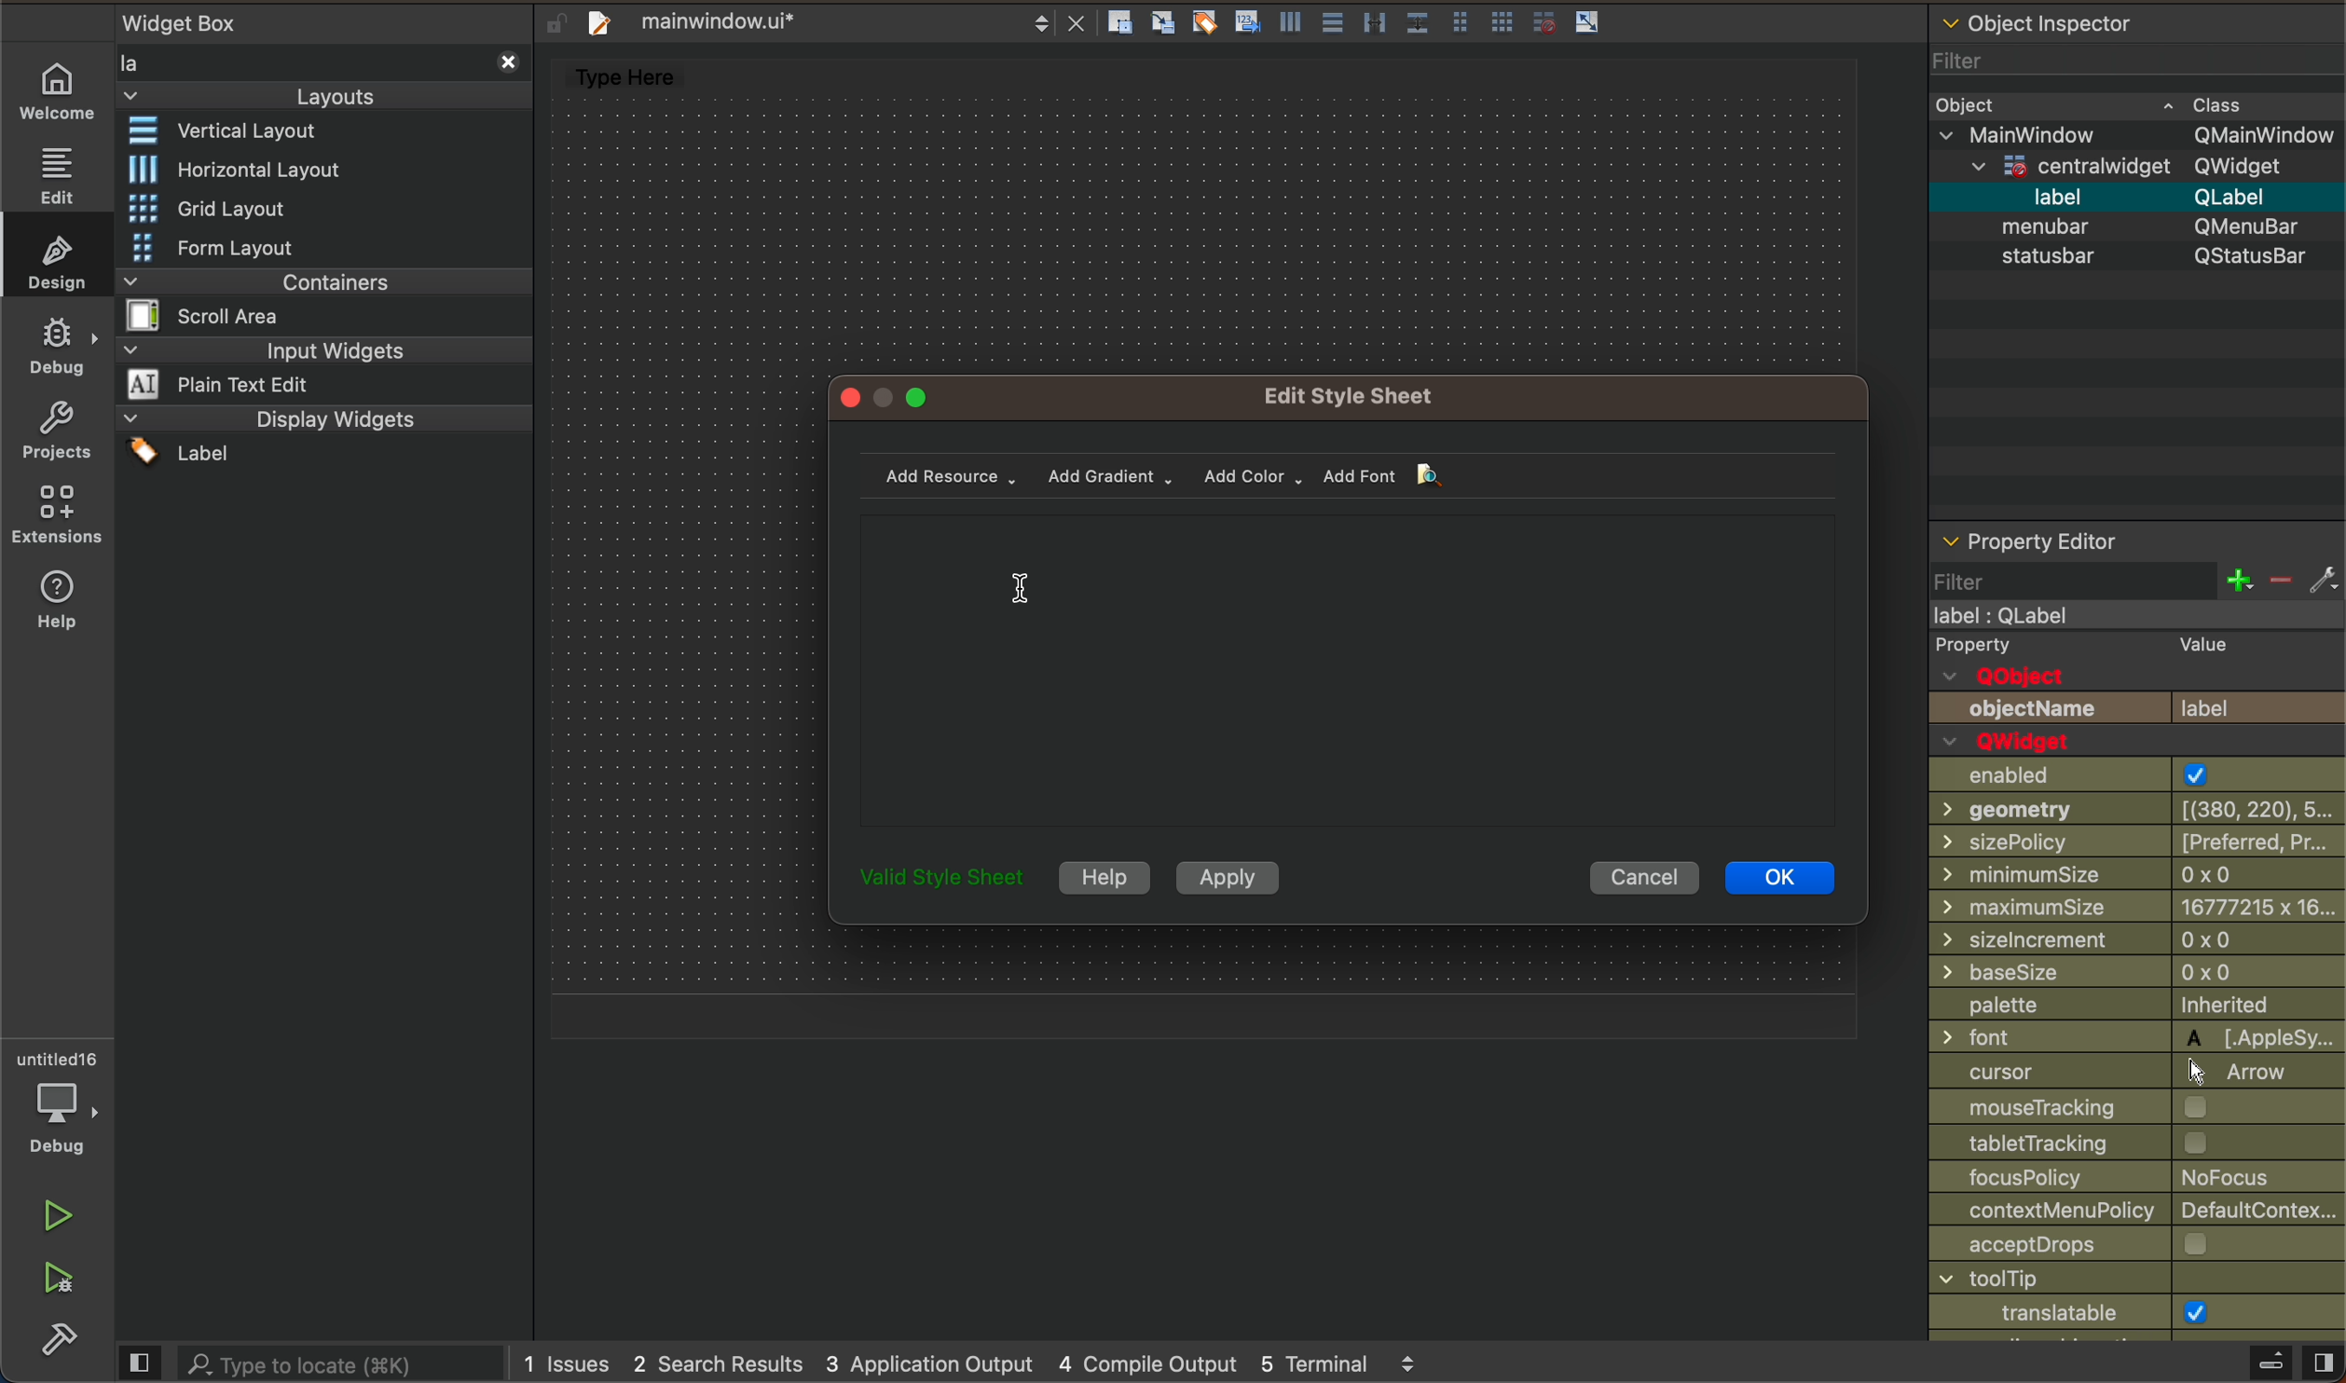  What do you see at coordinates (322, 349) in the screenshot?
I see `input widgets` at bounding box center [322, 349].